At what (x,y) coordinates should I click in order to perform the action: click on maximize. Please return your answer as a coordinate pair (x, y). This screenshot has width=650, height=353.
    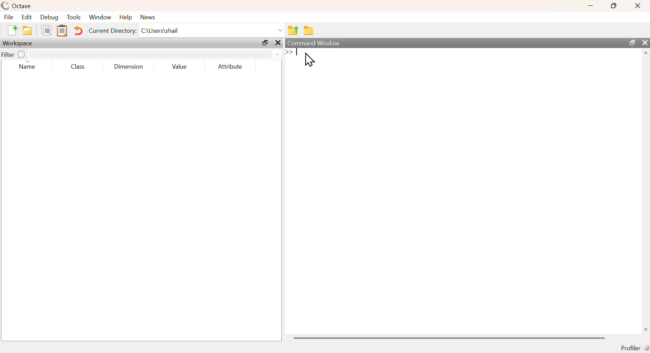
    Looking at the image, I should click on (612, 6).